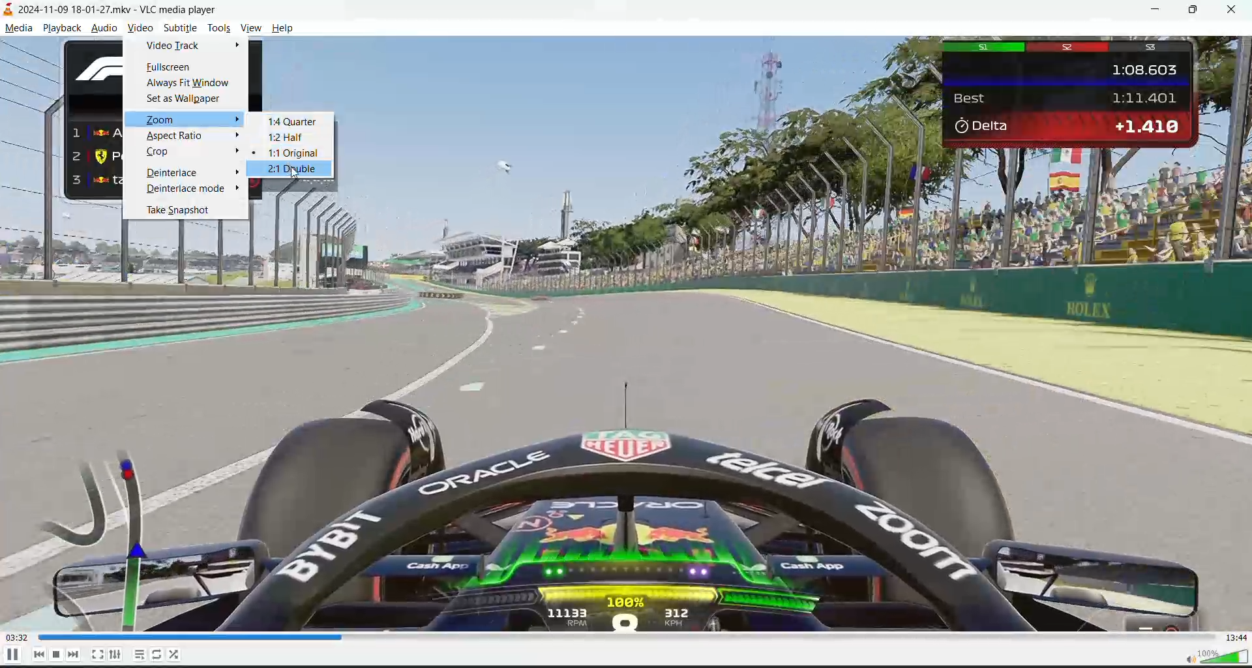 This screenshot has width=1252, height=668. What do you see at coordinates (184, 83) in the screenshot?
I see `always fit window` at bounding box center [184, 83].